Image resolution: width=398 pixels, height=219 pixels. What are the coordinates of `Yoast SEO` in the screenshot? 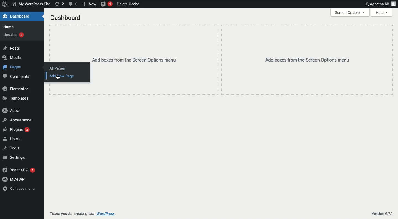 It's located at (20, 169).